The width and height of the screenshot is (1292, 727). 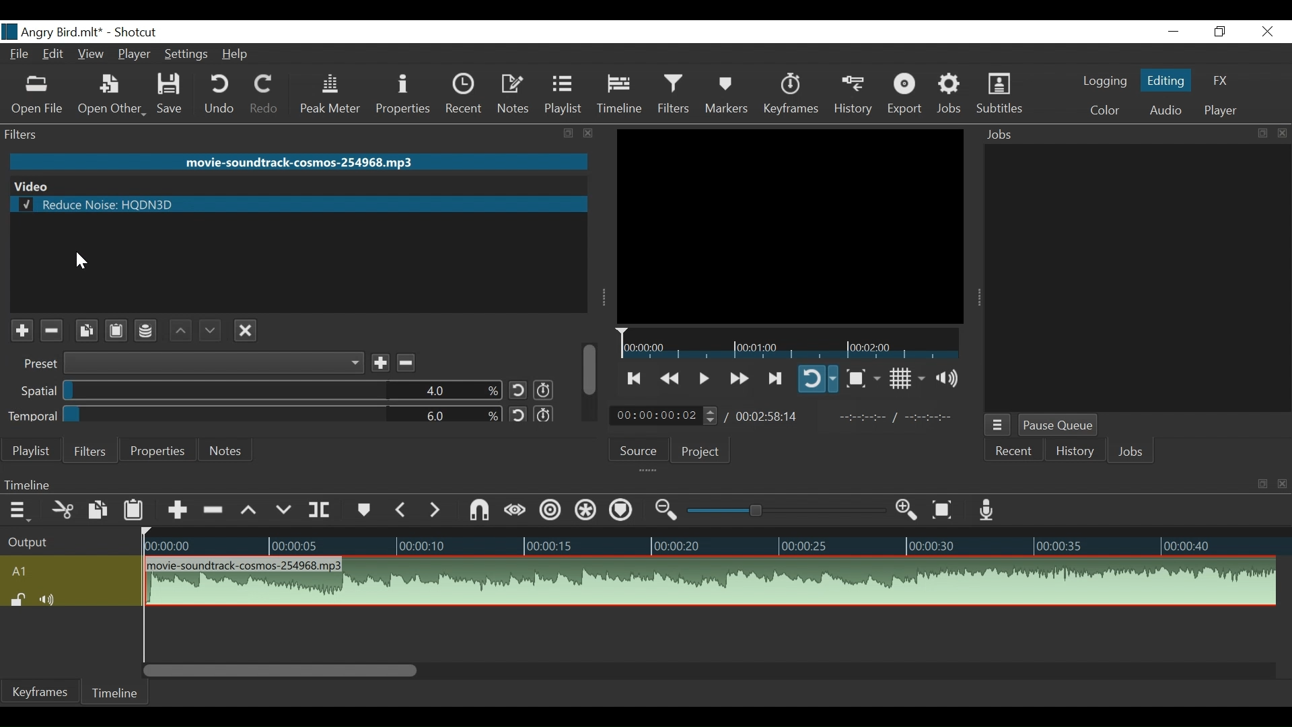 I want to click on Jobs menu, so click(x=998, y=425).